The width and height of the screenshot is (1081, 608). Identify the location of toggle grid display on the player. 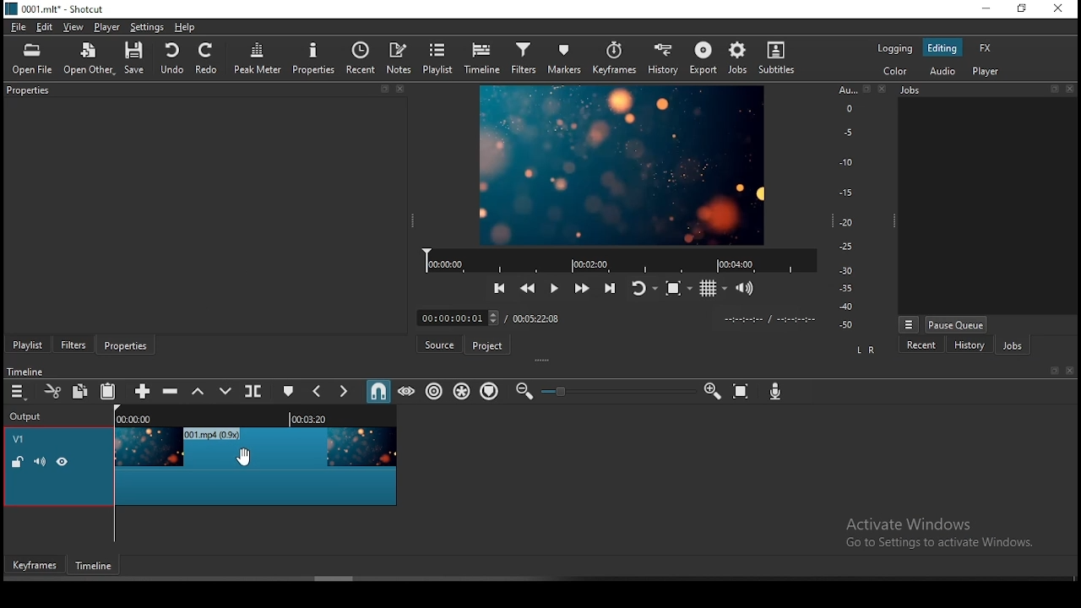
(714, 289).